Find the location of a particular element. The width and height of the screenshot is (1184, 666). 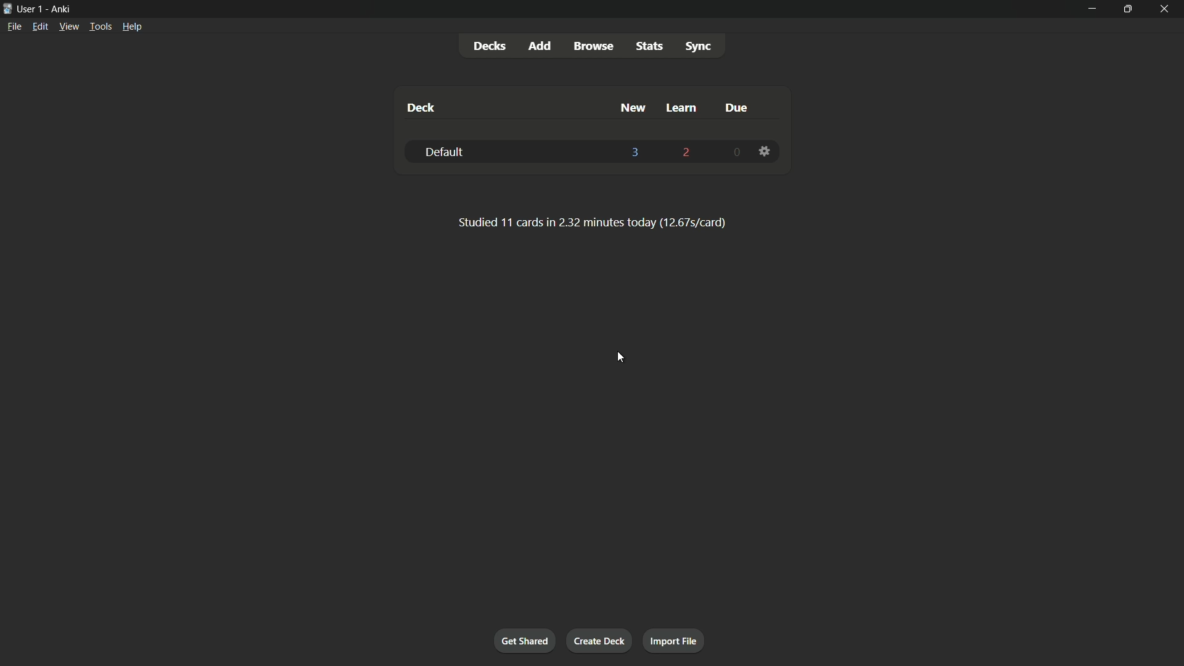

cursor is located at coordinates (619, 357).